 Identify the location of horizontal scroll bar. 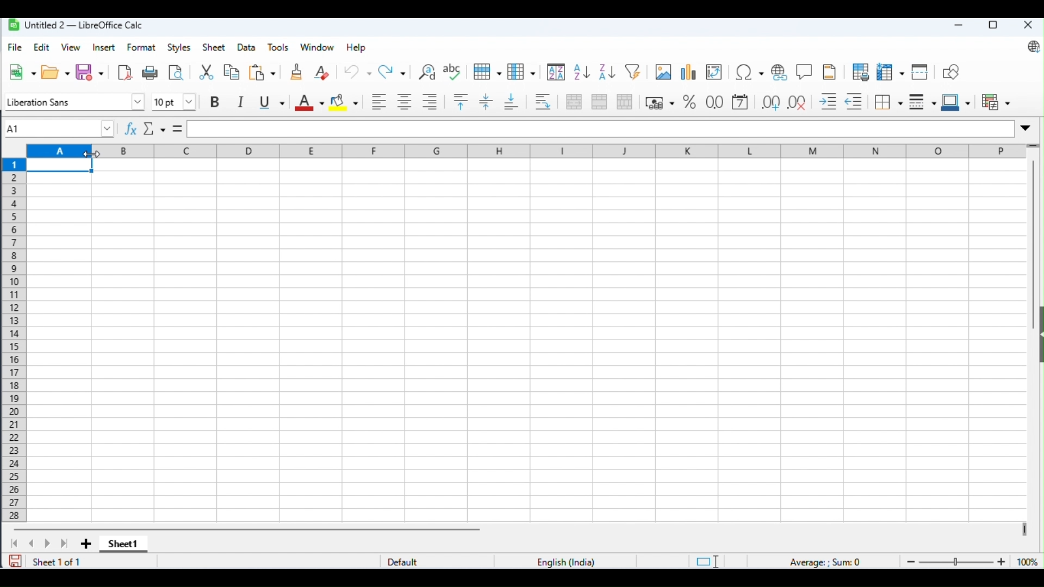
(251, 529).